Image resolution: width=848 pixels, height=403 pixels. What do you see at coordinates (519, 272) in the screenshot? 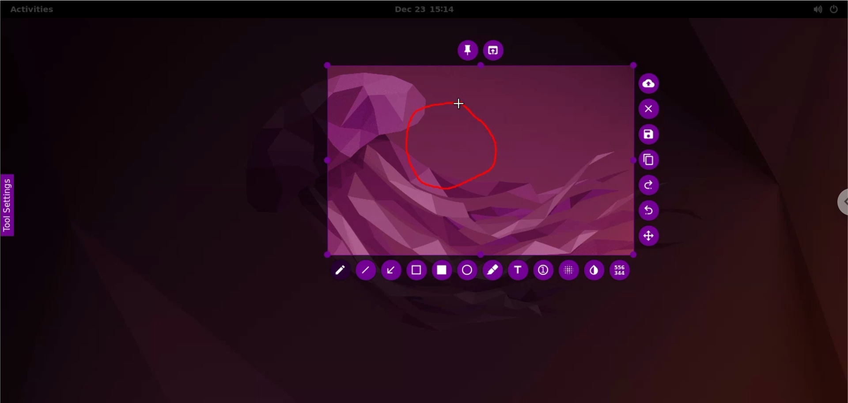
I see `text tool` at bounding box center [519, 272].